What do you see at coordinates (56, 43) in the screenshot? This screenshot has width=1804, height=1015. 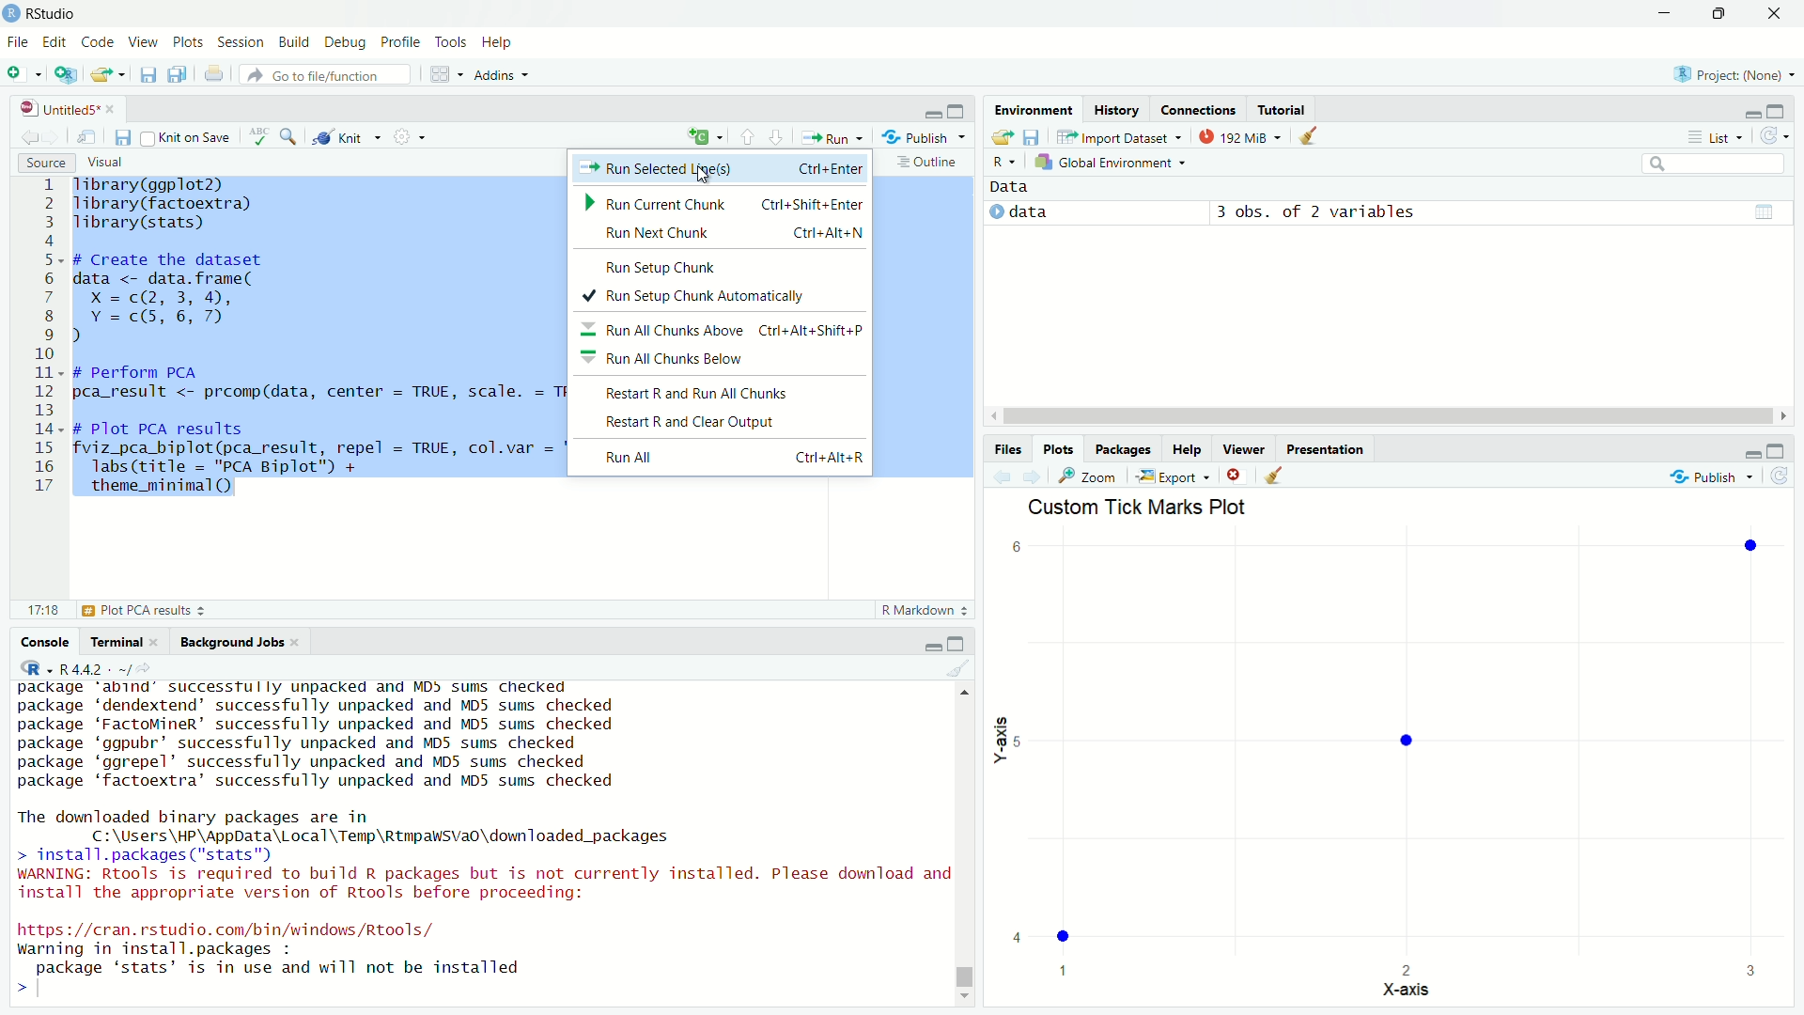 I see `Edit` at bounding box center [56, 43].